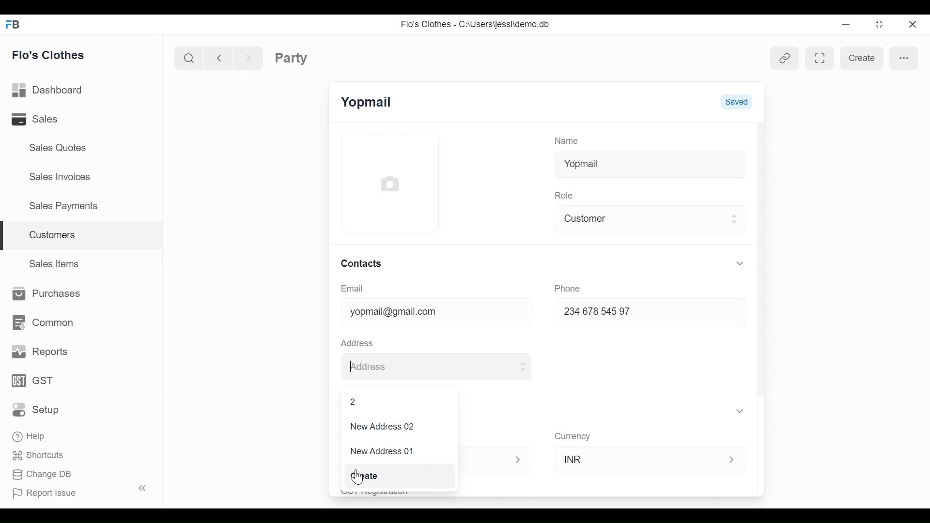 This screenshot has width=930, height=523. Describe the element at coordinates (48, 119) in the screenshot. I see `Sales` at that location.